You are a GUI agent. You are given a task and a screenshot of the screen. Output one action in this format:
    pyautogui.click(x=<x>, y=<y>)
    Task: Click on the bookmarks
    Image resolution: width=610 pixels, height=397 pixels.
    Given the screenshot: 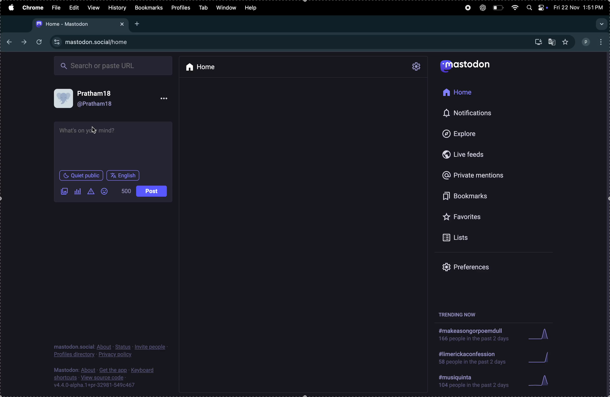 What is the action you would take?
    pyautogui.click(x=480, y=195)
    